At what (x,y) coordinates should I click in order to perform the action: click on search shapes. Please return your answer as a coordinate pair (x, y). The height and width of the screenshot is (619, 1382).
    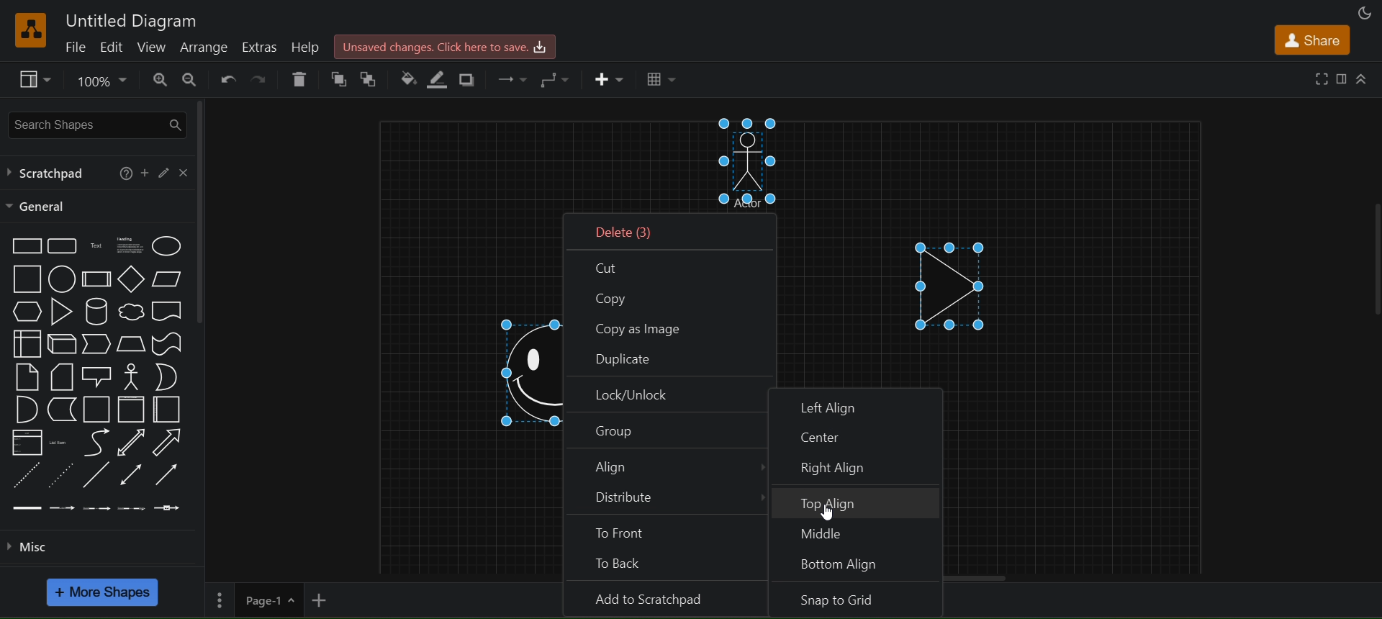
    Looking at the image, I should click on (97, 122).